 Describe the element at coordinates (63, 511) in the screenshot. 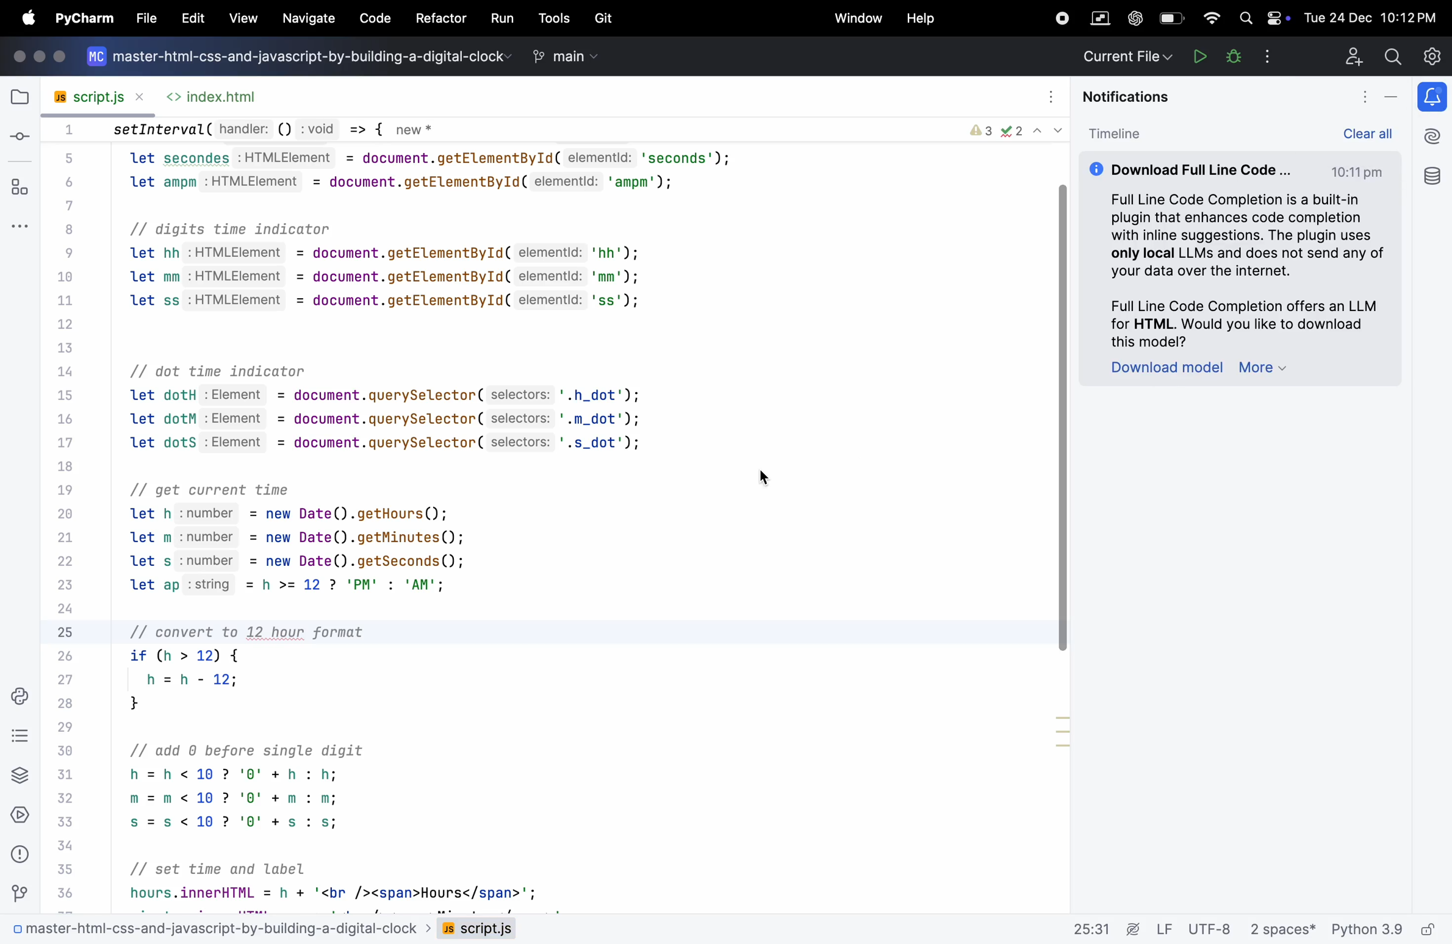

I see `code lines` at that location.